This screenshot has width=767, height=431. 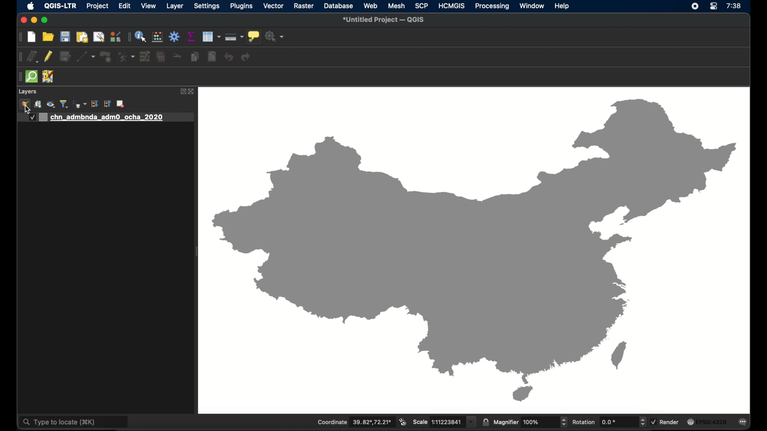 What do you see at coordinates (99, 37) in the screenshot?
I see `open layout manager` at bounding box center [99, 37].